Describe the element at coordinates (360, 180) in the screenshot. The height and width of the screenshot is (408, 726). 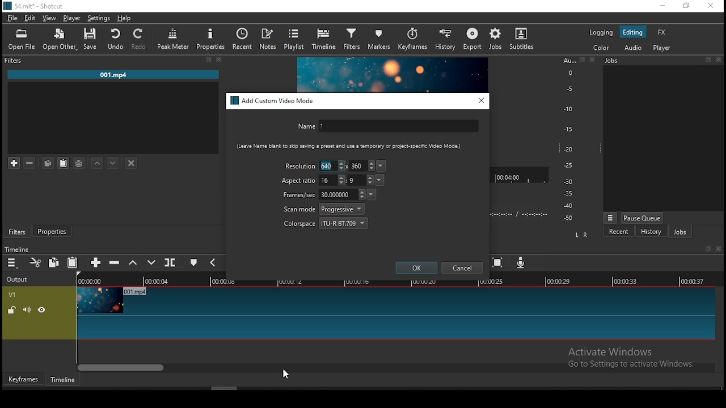
I see `height` at that location.